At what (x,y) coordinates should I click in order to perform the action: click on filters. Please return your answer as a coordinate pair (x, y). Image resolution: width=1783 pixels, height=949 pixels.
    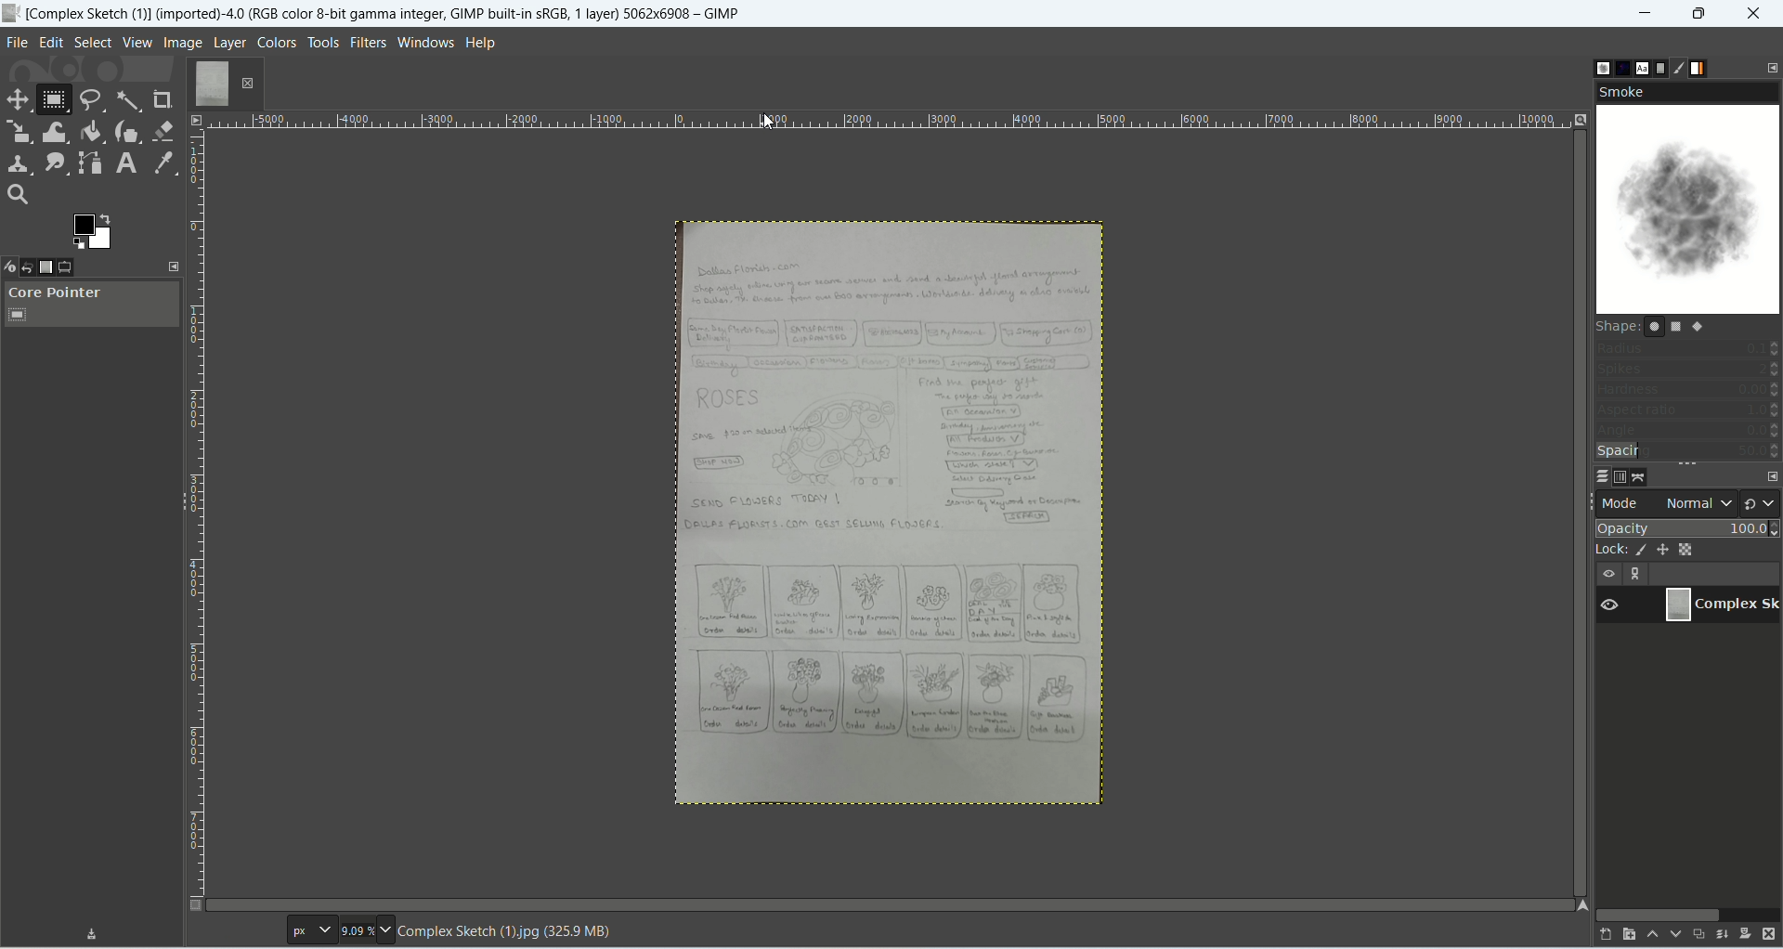
    Looking at the image, I should click on (370, 42).